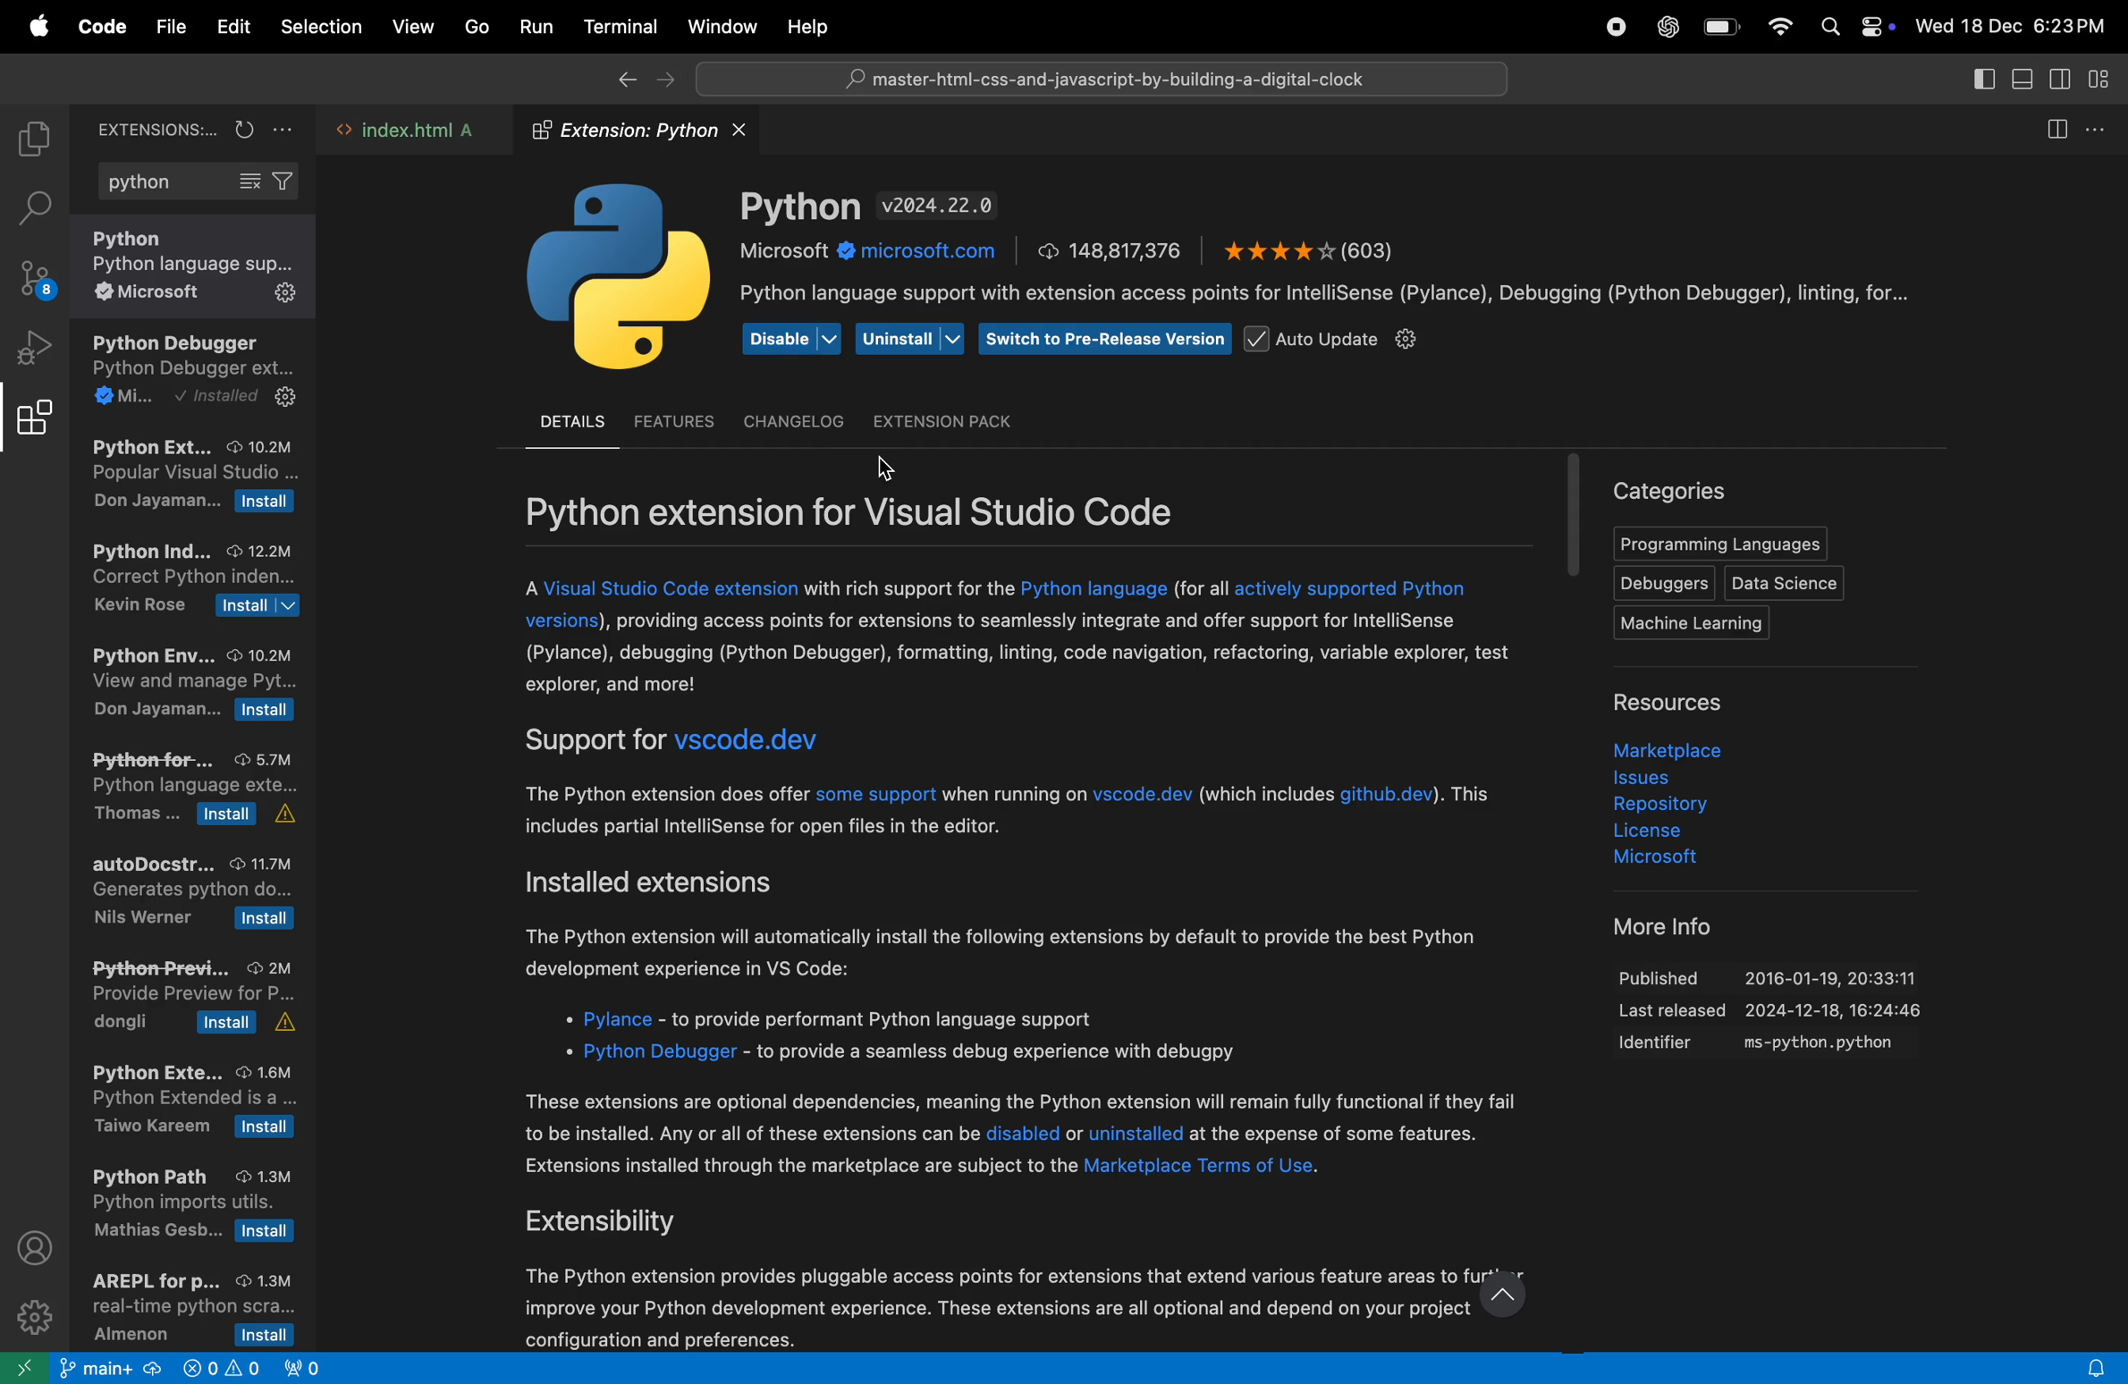  Describe the element at coordinates (1983, 79) in the screenshot. I see `primary side bar` at that location.